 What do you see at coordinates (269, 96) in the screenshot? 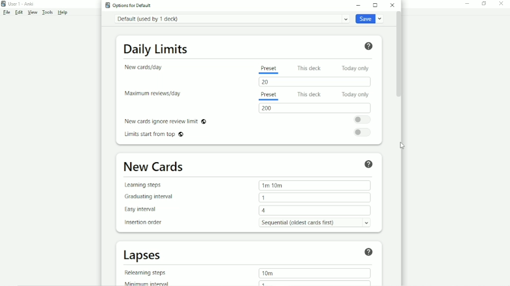
I see `Preset` at bounding box center [269, 96].